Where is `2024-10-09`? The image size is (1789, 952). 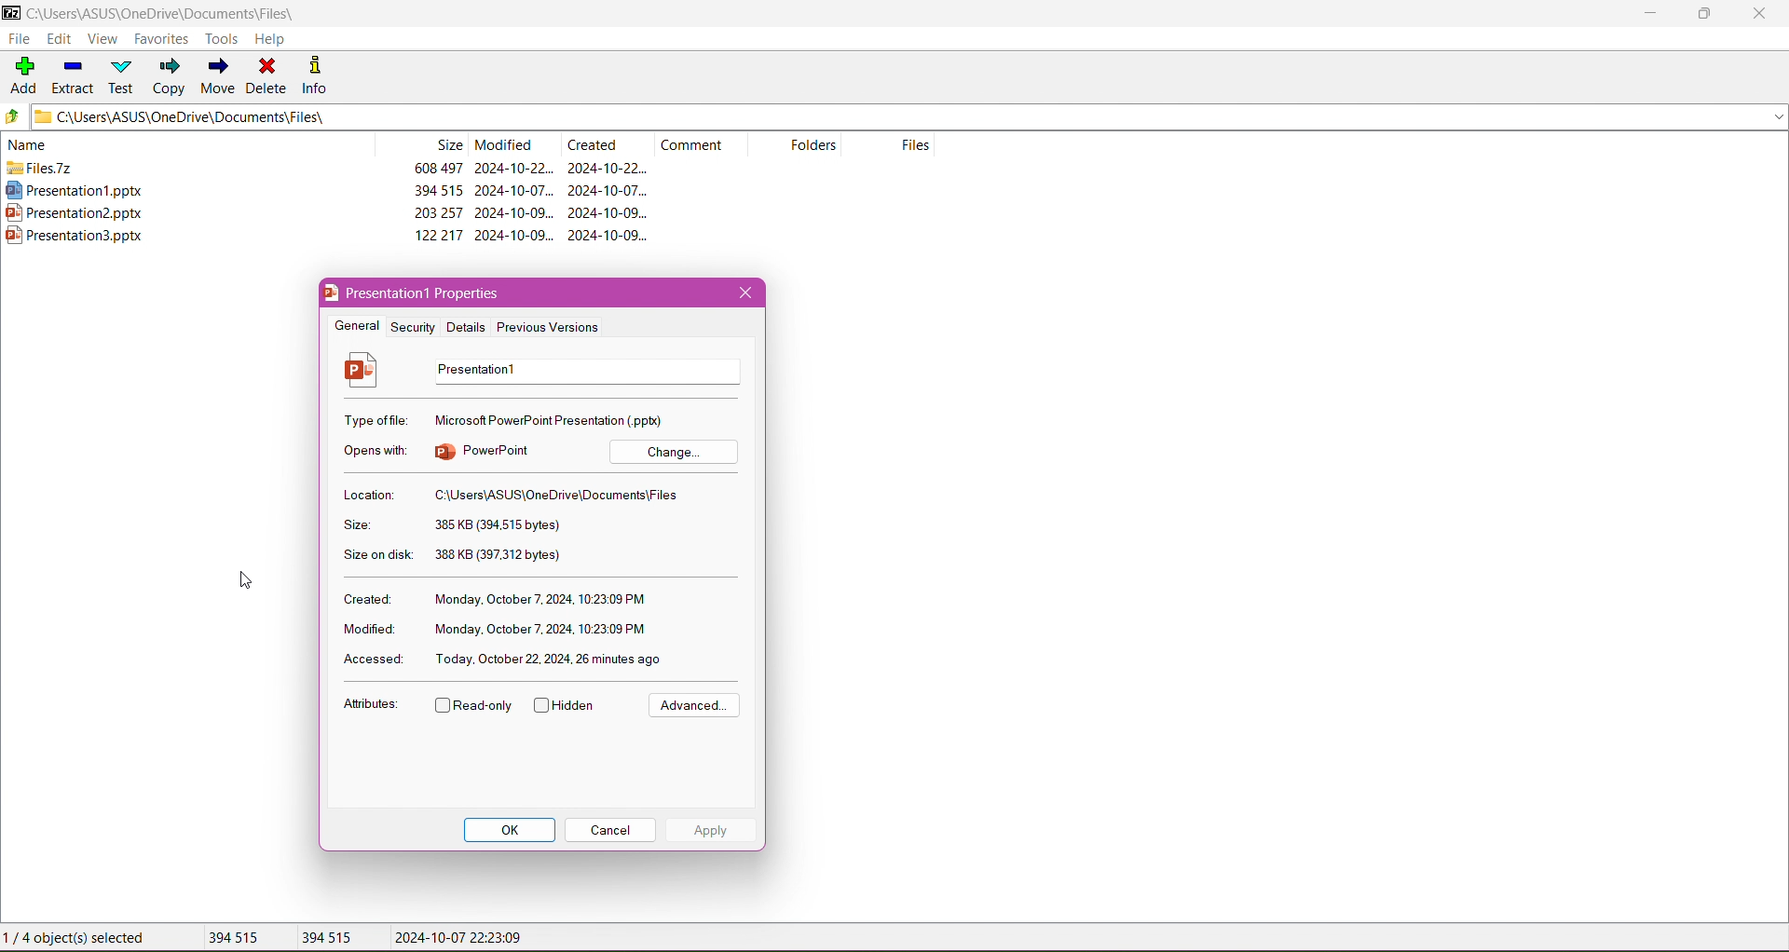
2024-10-09 is located at coordinates (513, 235).